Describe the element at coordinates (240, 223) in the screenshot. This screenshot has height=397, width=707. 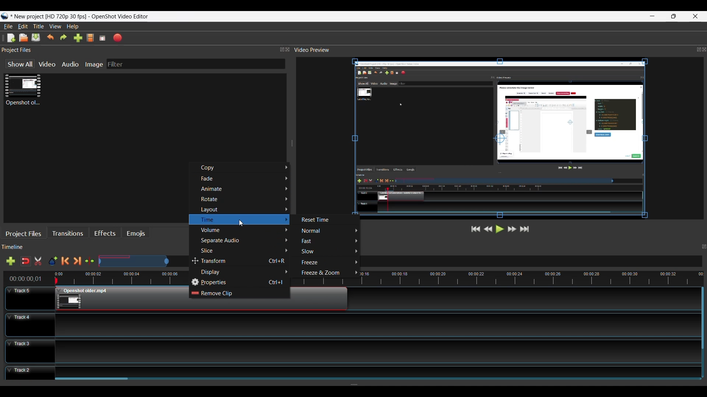
I see `Cursor` at that location.